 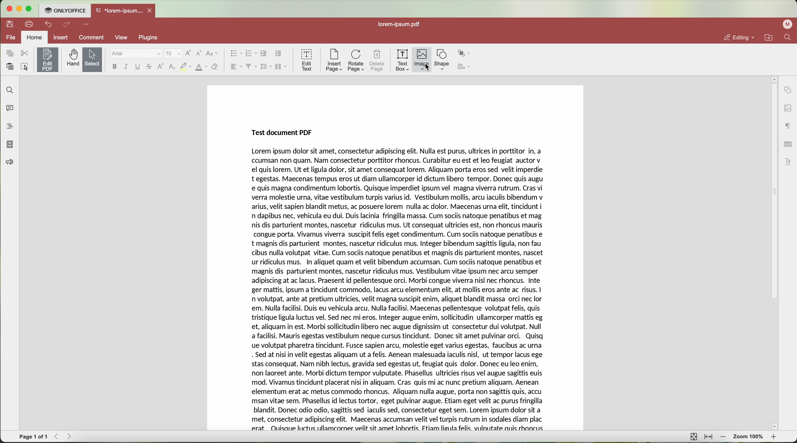 I want to click on ONLYOFFICE, so click(x=64, y=10).